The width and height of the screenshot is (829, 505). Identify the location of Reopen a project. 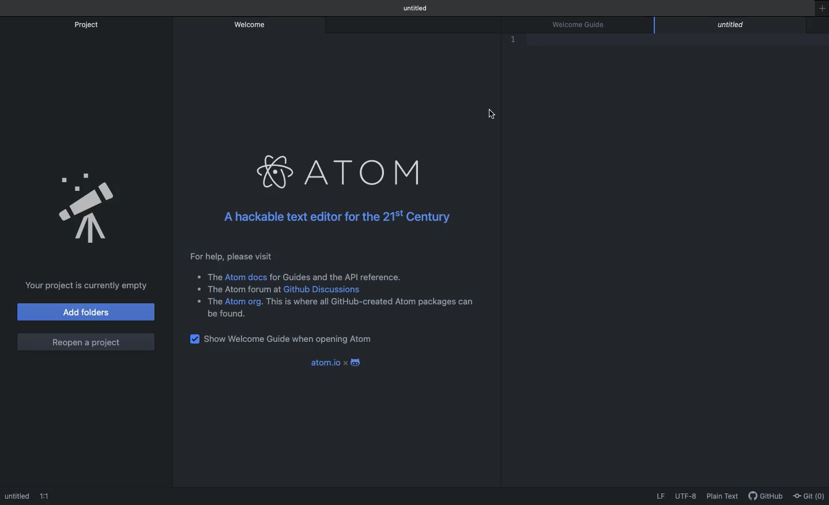
(88, 341).